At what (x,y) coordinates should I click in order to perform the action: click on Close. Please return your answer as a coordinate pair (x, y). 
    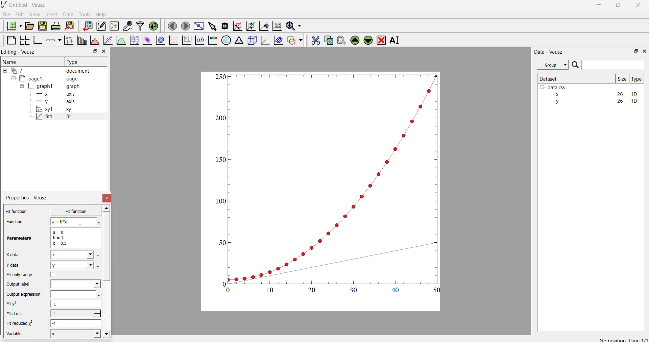
    Looking at the image, I should click on (644, 51).